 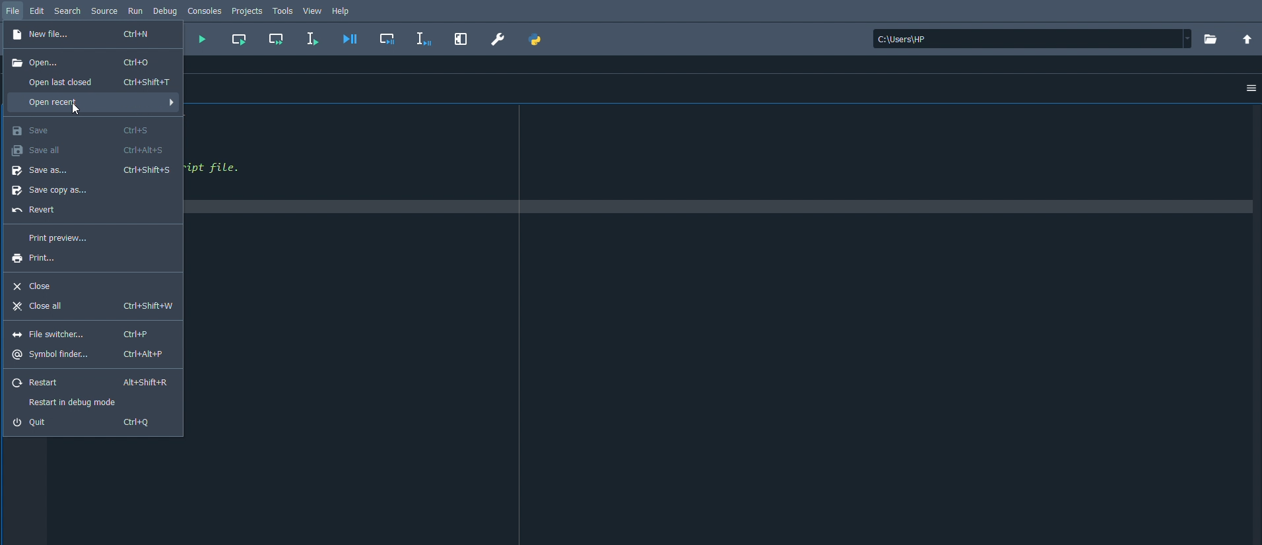 I want to click on Run current cell, so click(x=239, y=38).